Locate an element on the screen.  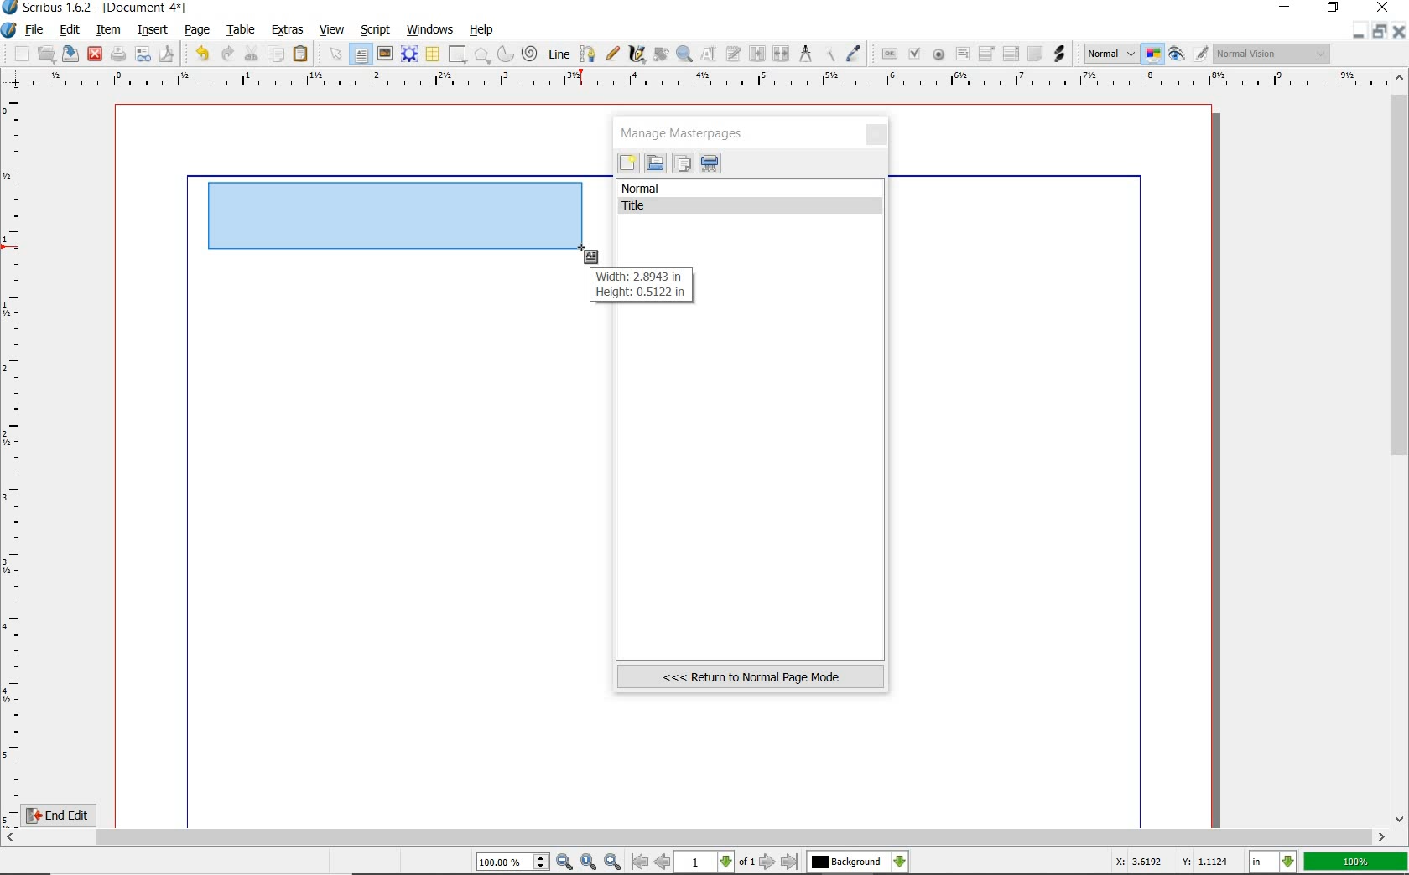
file is located at coordinates (35, 30).